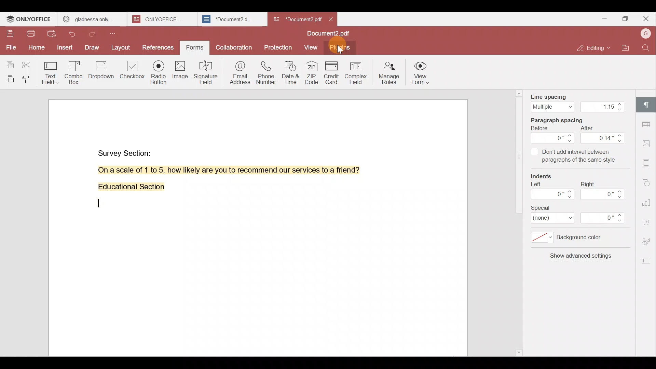 The height and width of the screenshot is (369, 656). I want to click on Paragraph settings, so click(647, 104).